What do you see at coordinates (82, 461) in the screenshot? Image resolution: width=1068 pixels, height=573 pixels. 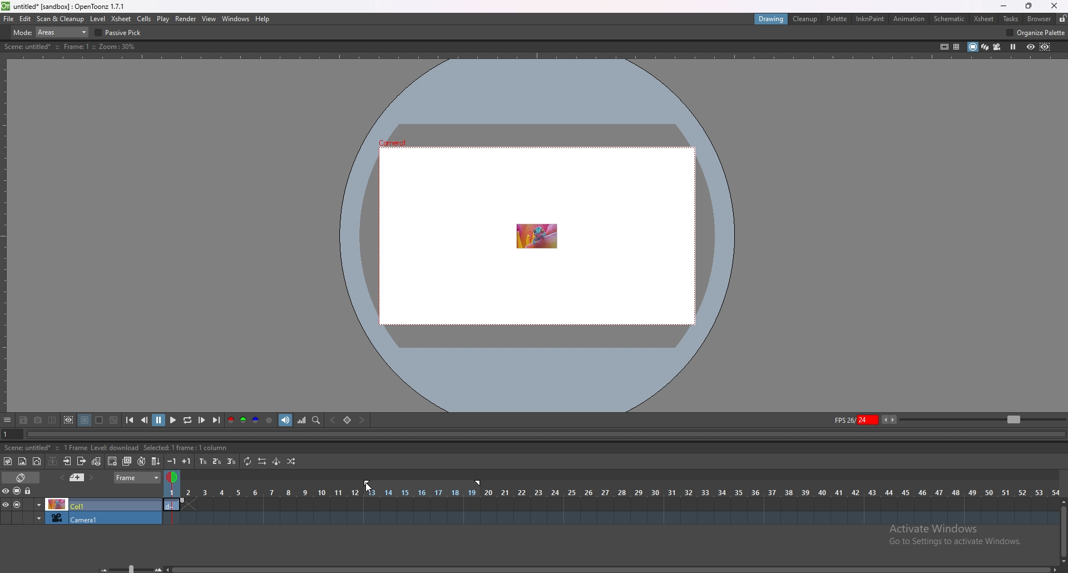 I see `close subsheet` at bounding box center [82, 461].